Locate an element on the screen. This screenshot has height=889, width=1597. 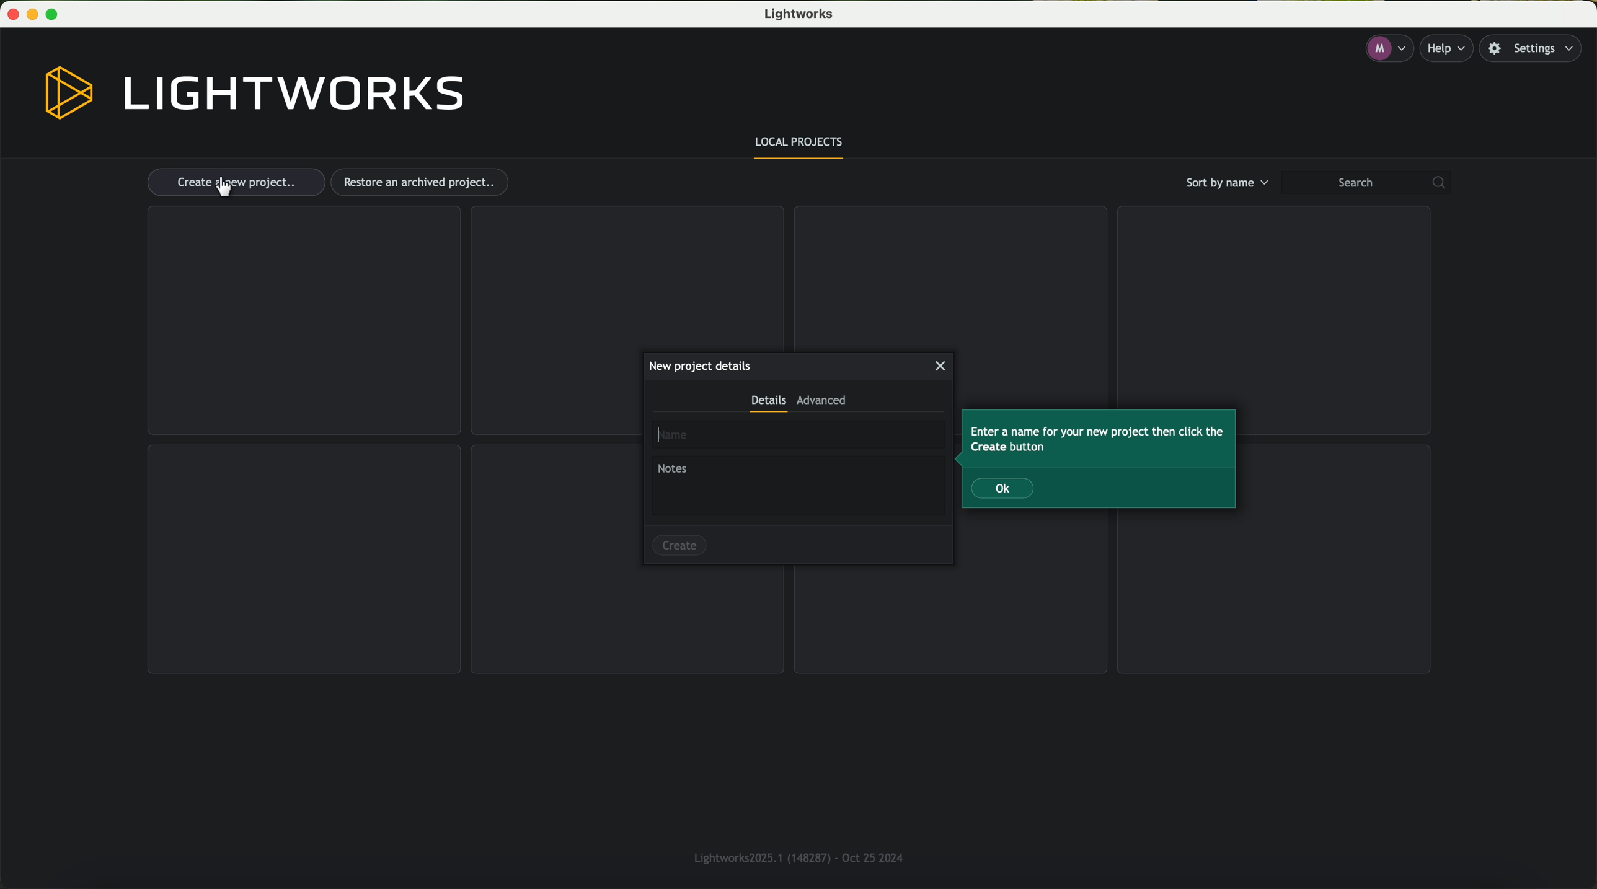
click on create new project is located at coordinates (236, 183).